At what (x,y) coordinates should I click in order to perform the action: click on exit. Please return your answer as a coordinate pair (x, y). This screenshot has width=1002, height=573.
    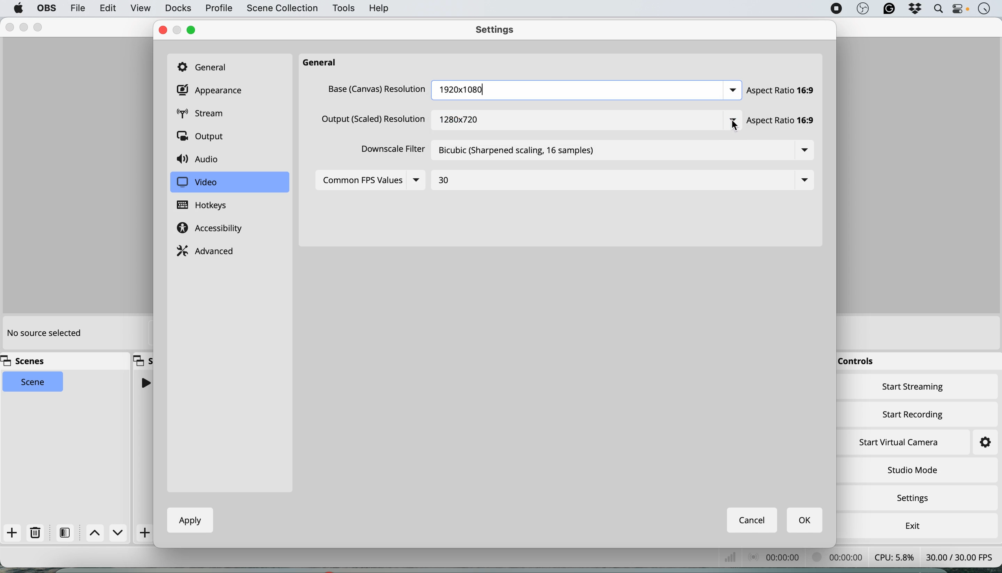
    Looking at the image, I should click on (911, 524).